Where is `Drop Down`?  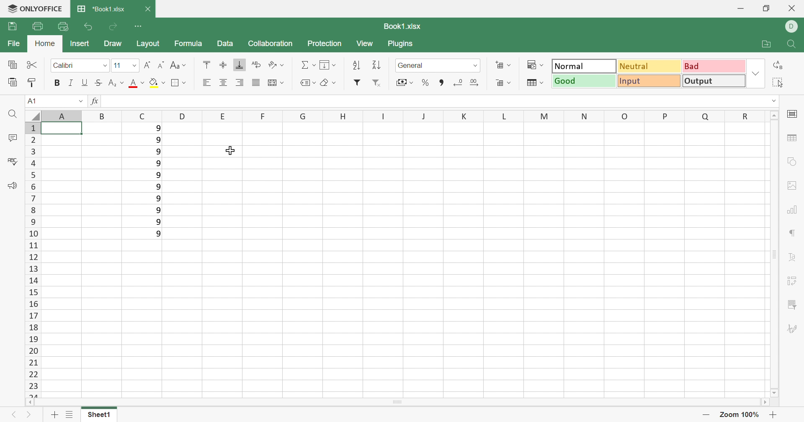 Drop Down is located at coordinates (773, 100).